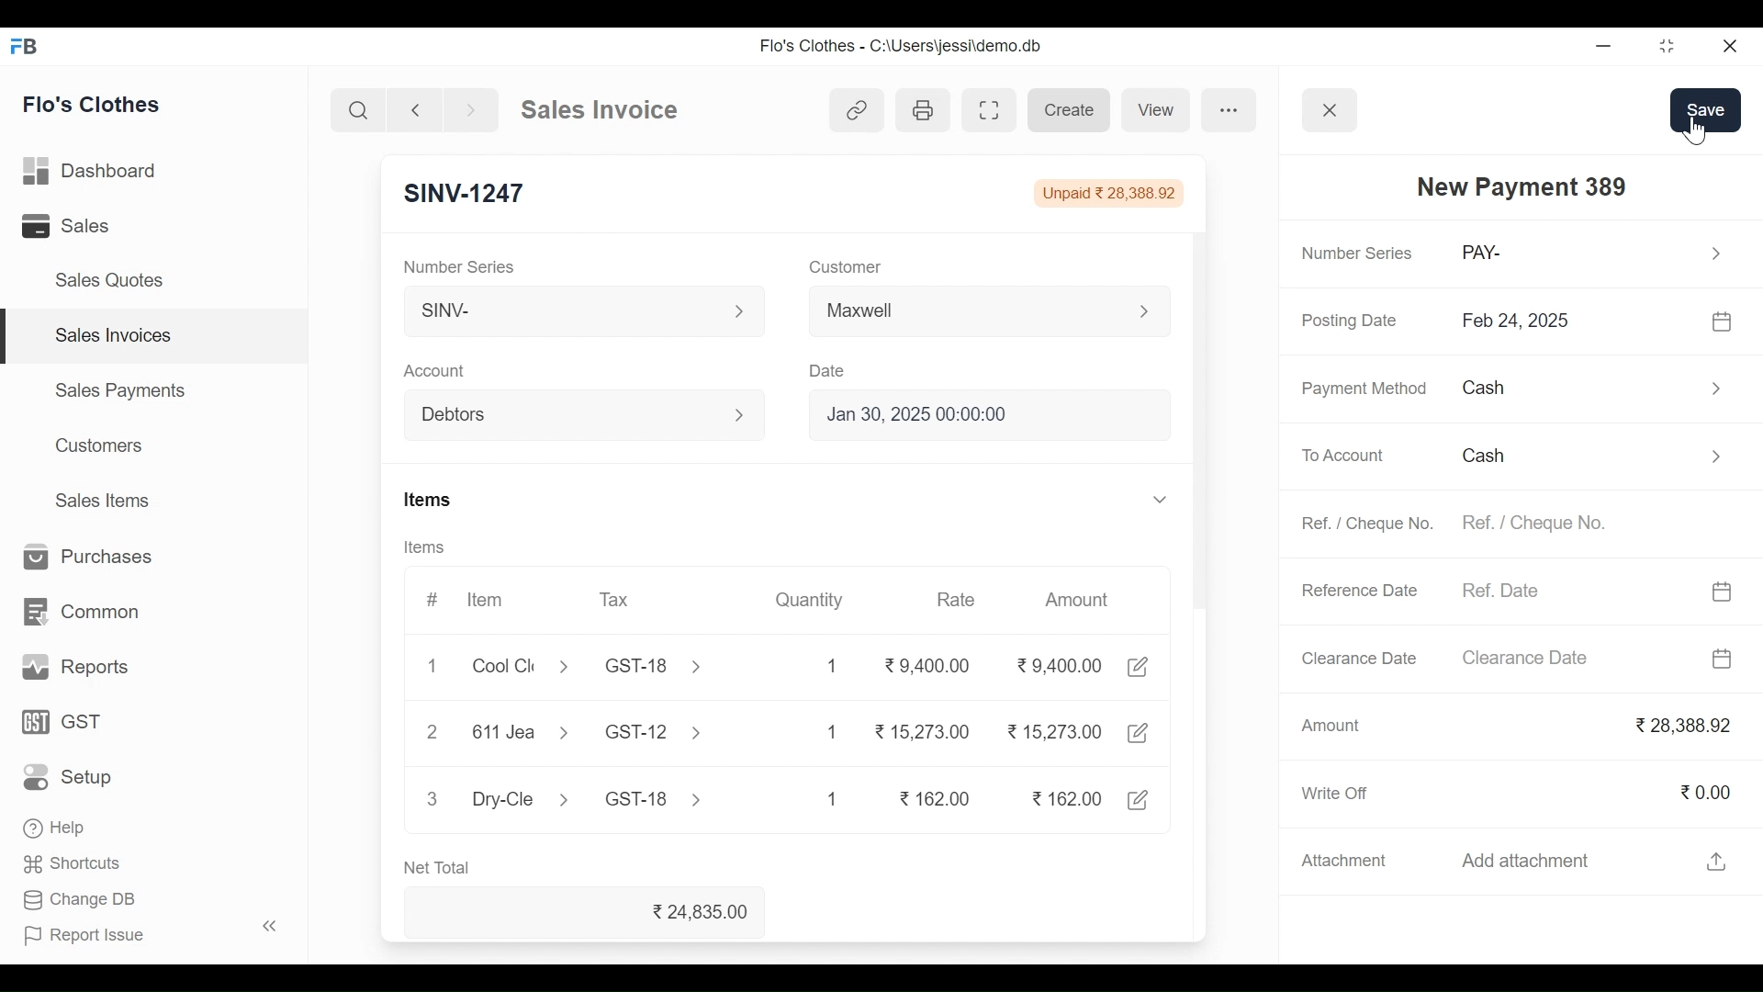 Image resolution: width=1763 pixels, height=992 pixels. What do you see at coordinates (1668, 48) in the screenshot?
I see `Restore` at bounding box center [1668, 48].